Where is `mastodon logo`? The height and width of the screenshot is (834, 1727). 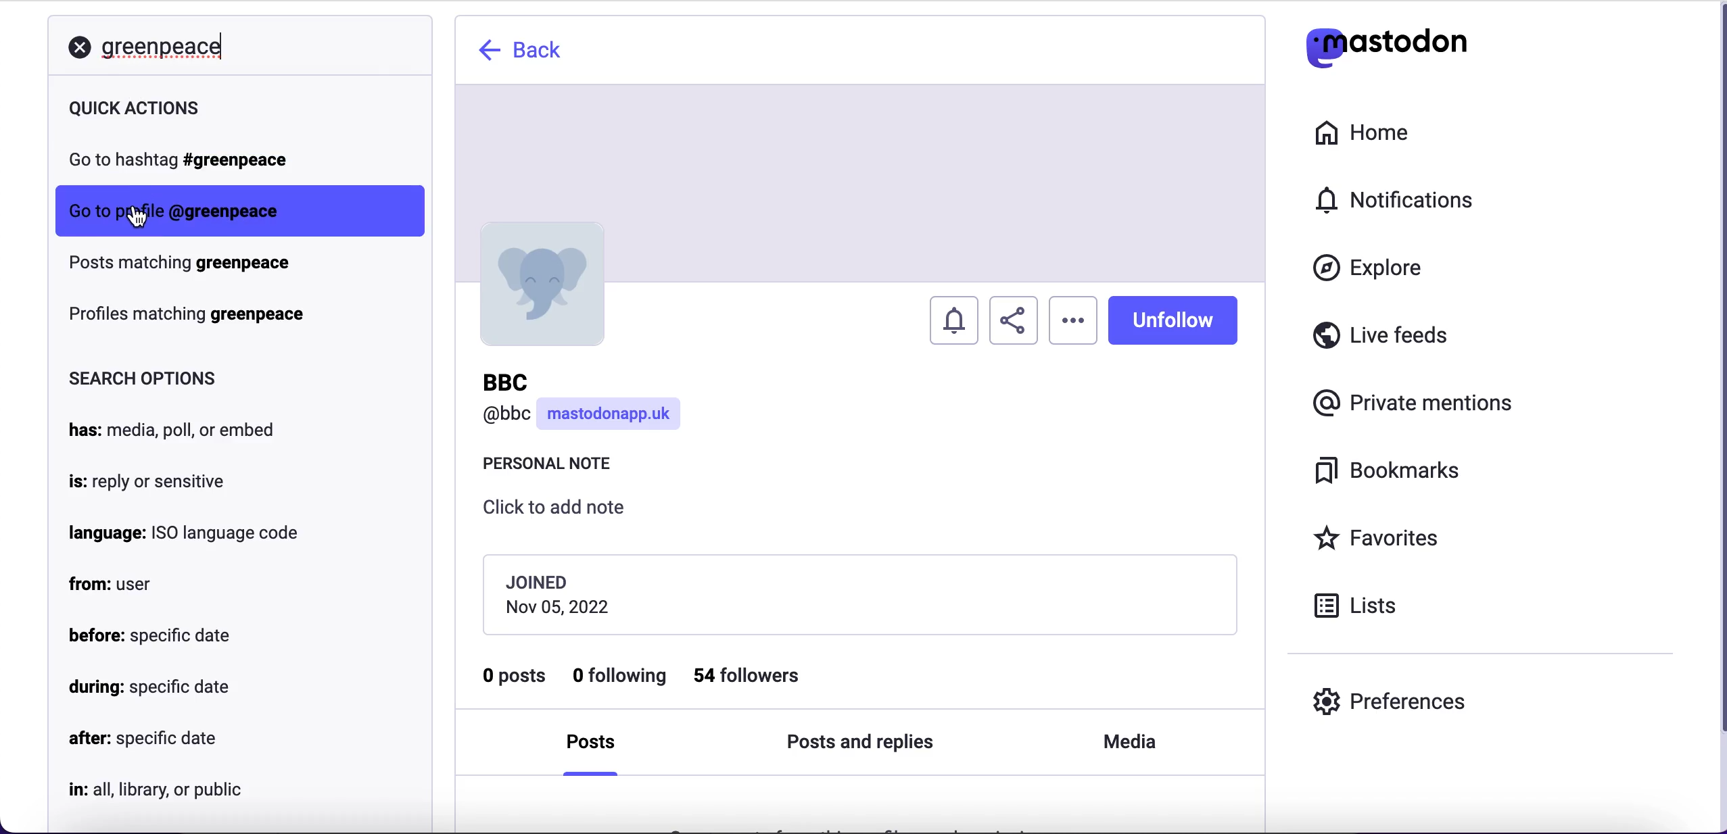 mastodon logo is located at coordinates (1386, 44).